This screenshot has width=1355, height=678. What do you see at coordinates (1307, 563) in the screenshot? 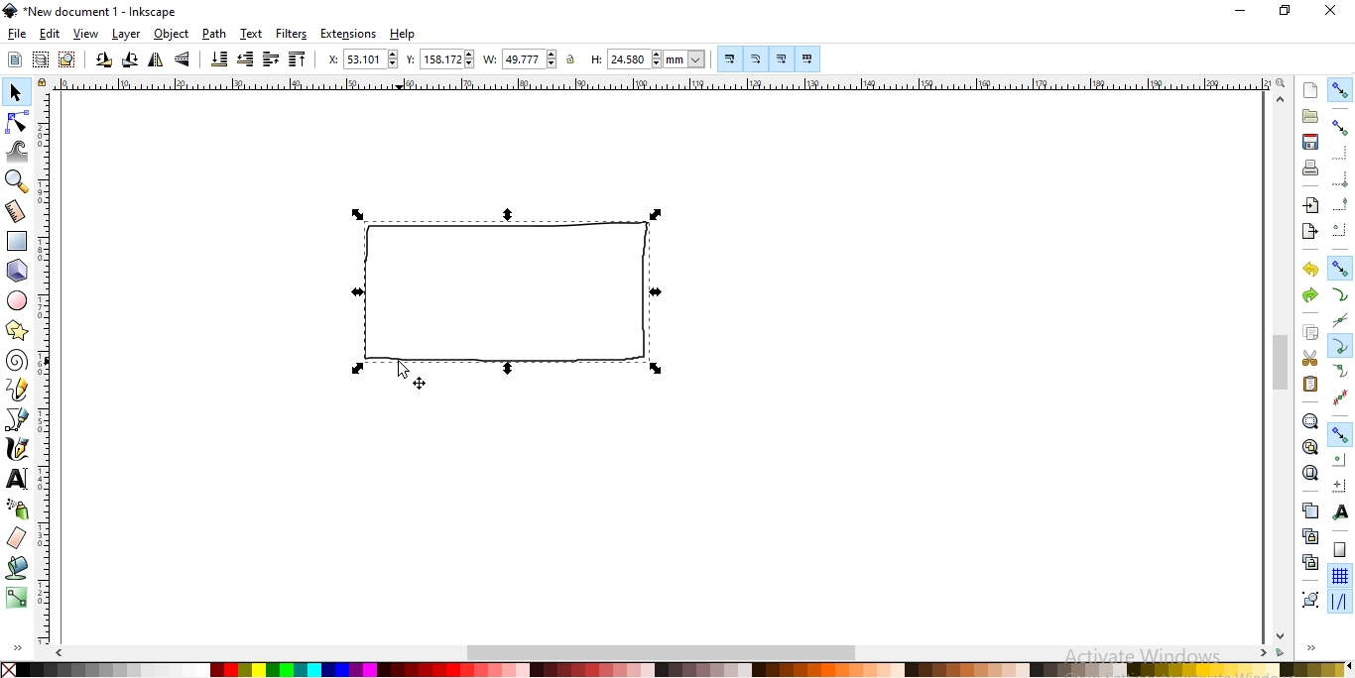
I see `cut the selected clones links to the objects` at bounding box center [1307, 563].